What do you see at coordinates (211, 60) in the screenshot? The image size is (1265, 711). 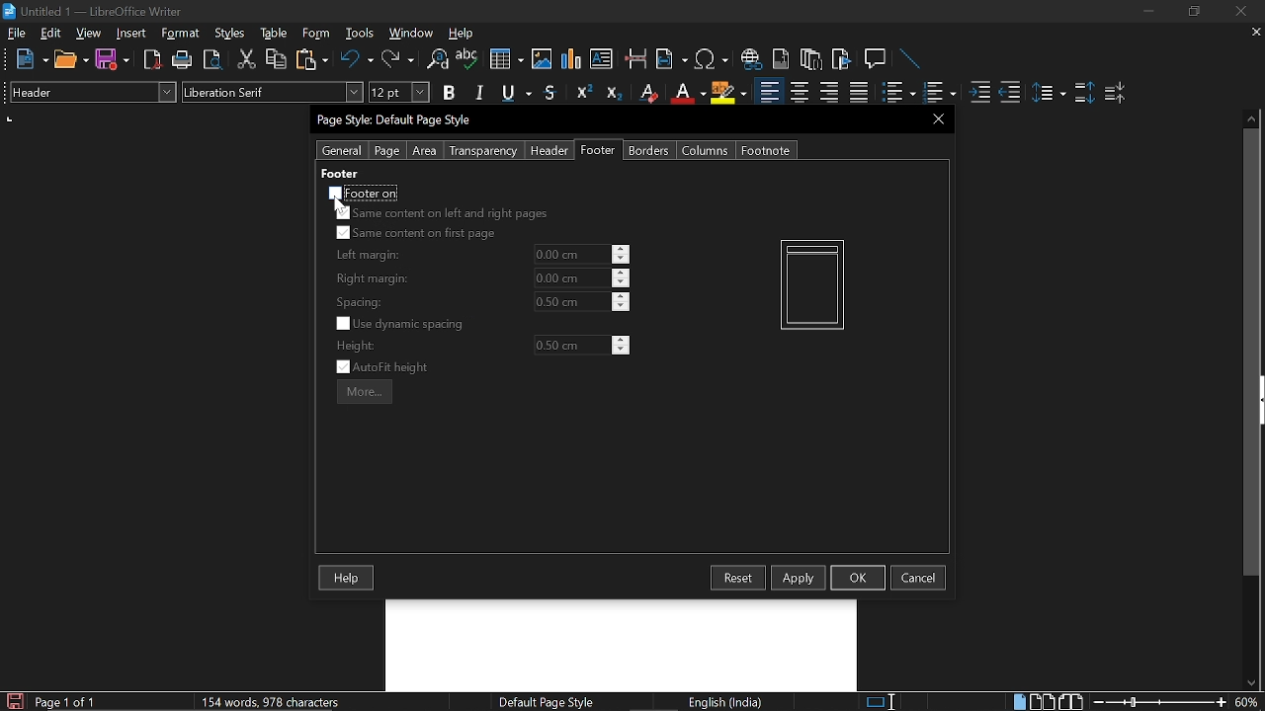 I see `Toggle preview` at bounding box center [211, 60].